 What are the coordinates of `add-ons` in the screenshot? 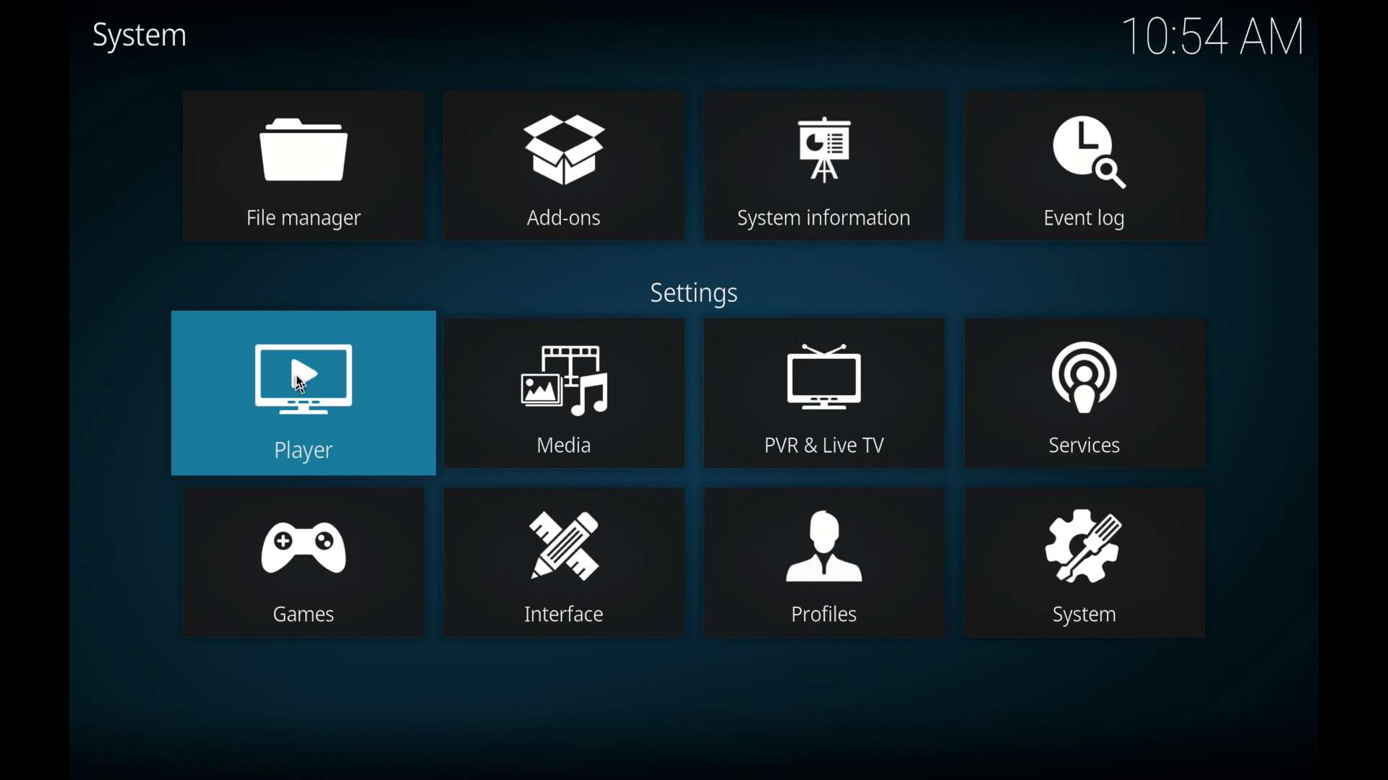 It's located at (563, 165).